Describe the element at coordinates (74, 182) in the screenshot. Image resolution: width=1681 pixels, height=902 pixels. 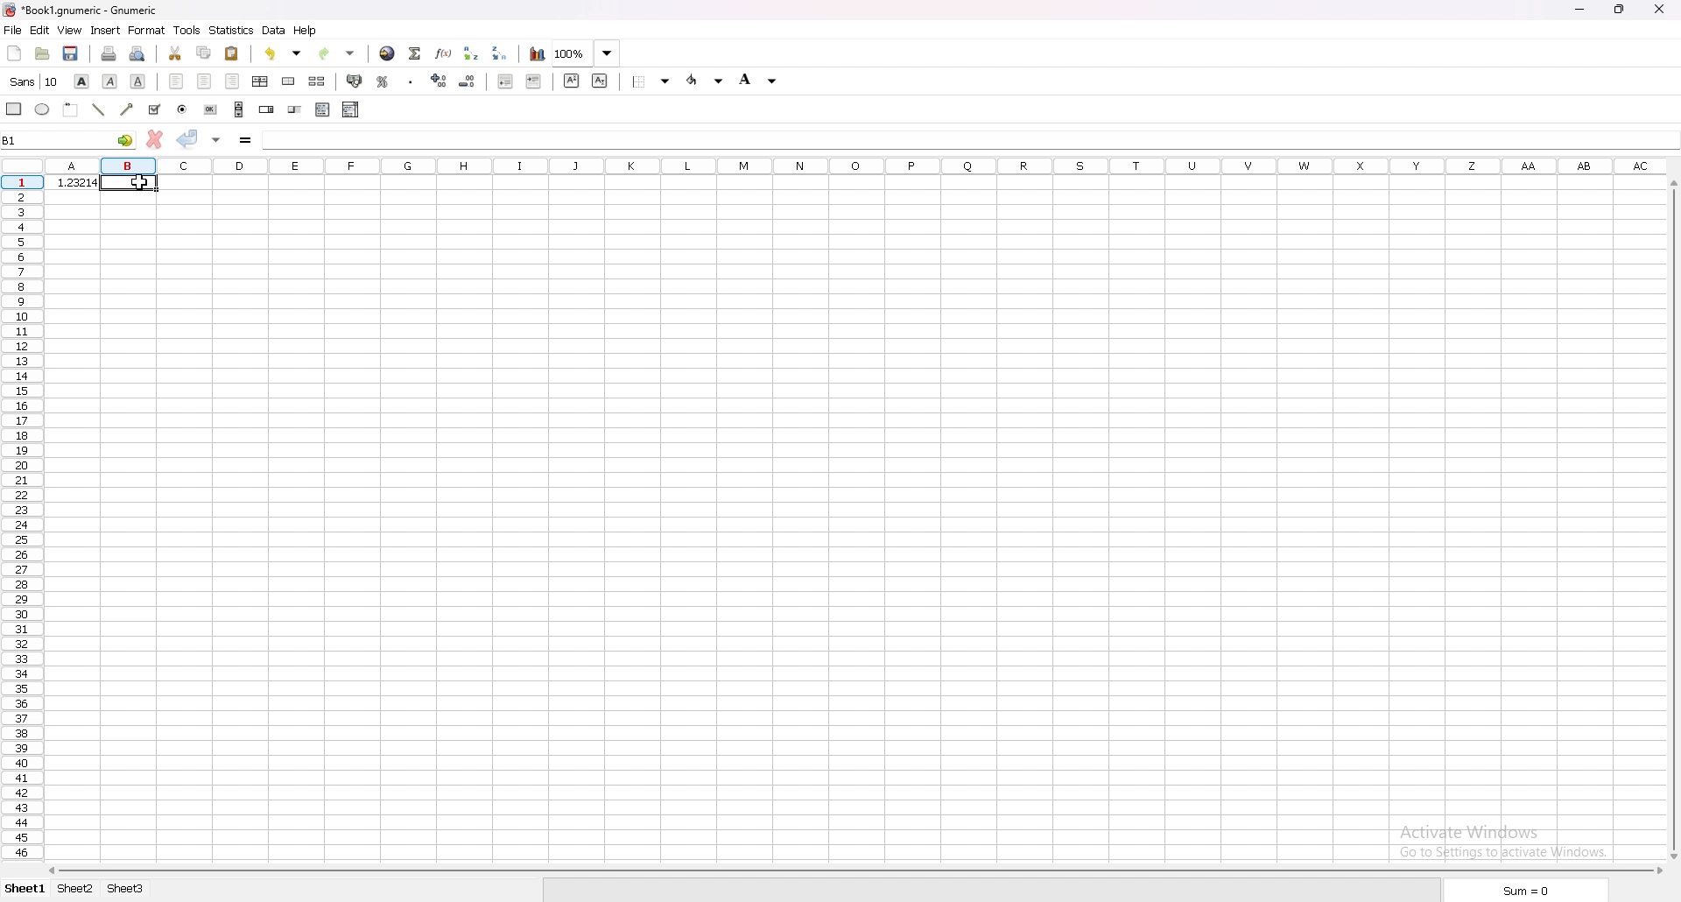
I see `number` at that location.